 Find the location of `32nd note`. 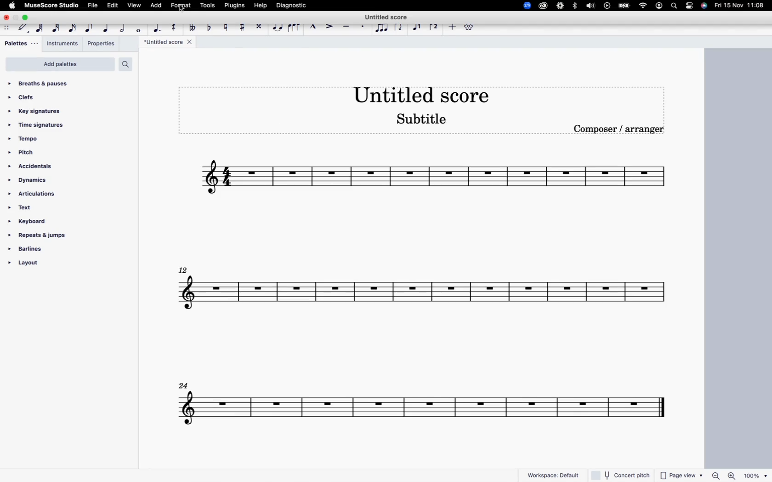

32nd note is located at coordinates (56, 28).